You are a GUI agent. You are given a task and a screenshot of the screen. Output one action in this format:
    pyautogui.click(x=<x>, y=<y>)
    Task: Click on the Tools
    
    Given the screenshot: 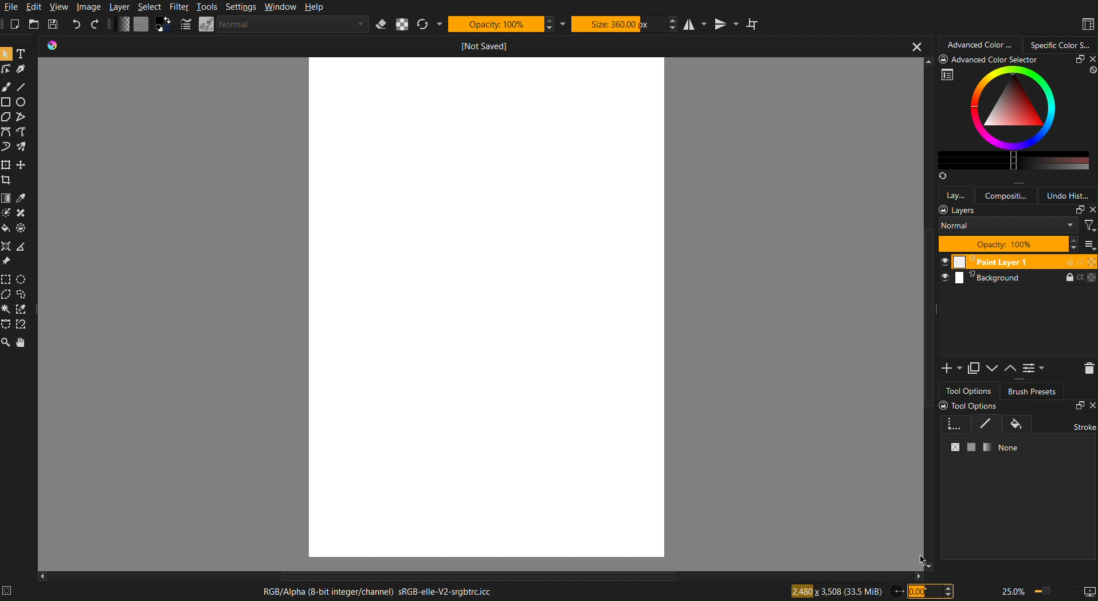 What is the action you would take?
    pyautogui.click(x=207, y=7)
    